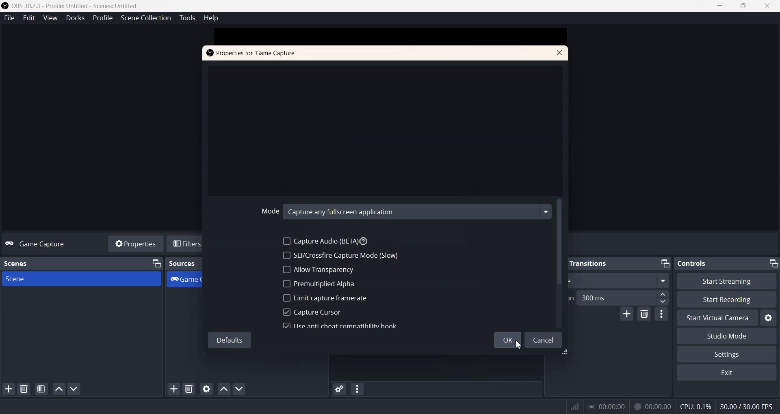  Describe the element at coordinates (718, 6) in the screenshot. I see `Minimize` at that location.